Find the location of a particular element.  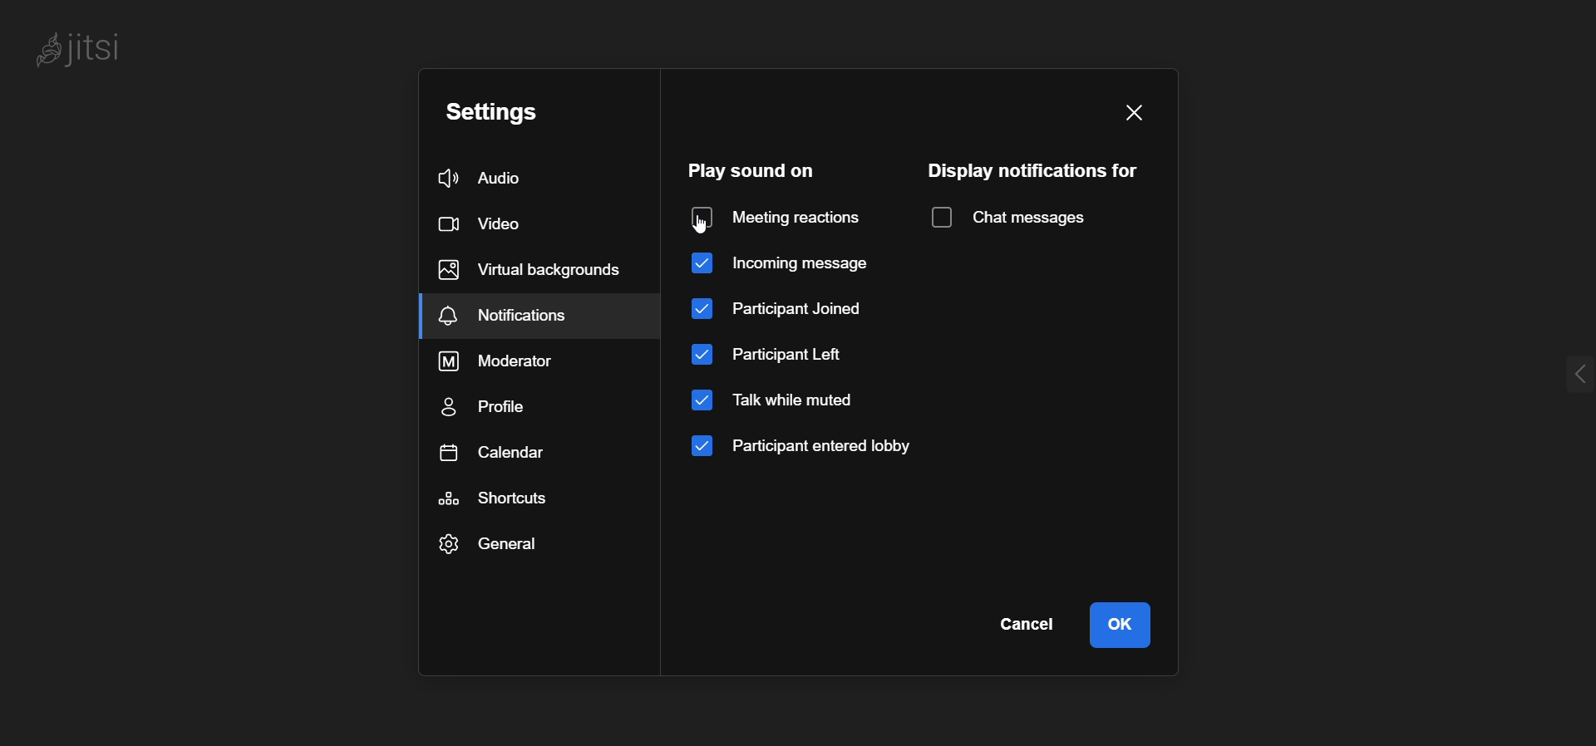

participant left is located at coordinates (770, 357).